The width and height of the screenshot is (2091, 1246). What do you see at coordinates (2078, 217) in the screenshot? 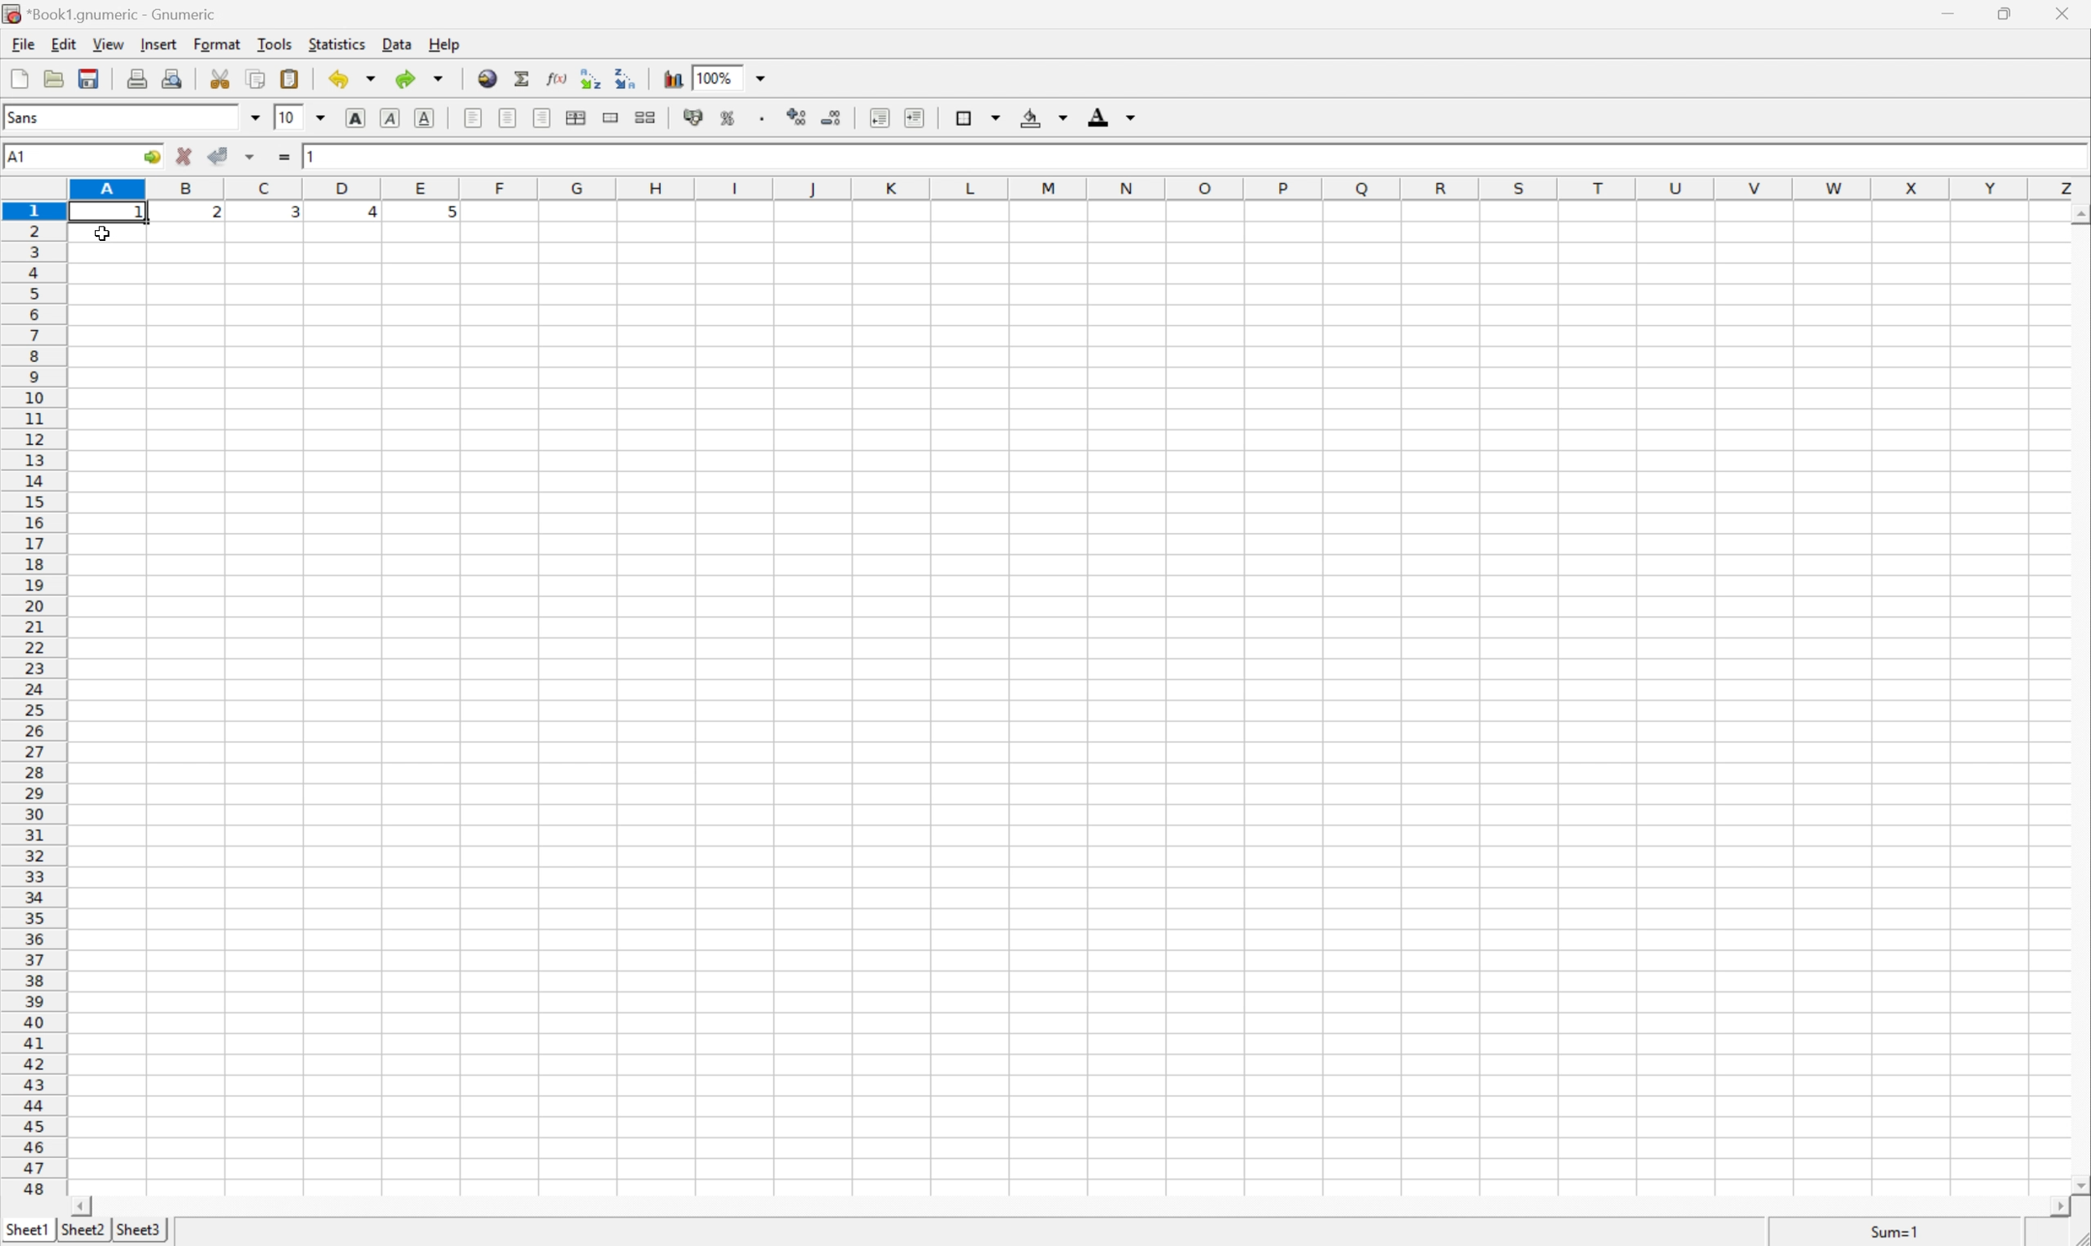
I see `scroll up` at bounding box center [2078, 217].